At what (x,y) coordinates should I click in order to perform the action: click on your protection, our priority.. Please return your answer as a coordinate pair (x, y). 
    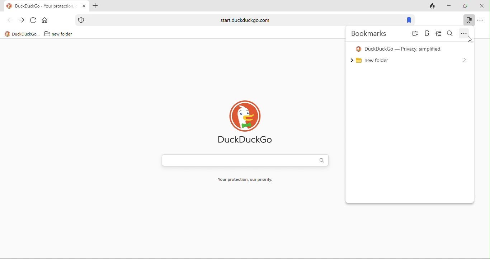
    Looking at the image, I should click on (245, 179).